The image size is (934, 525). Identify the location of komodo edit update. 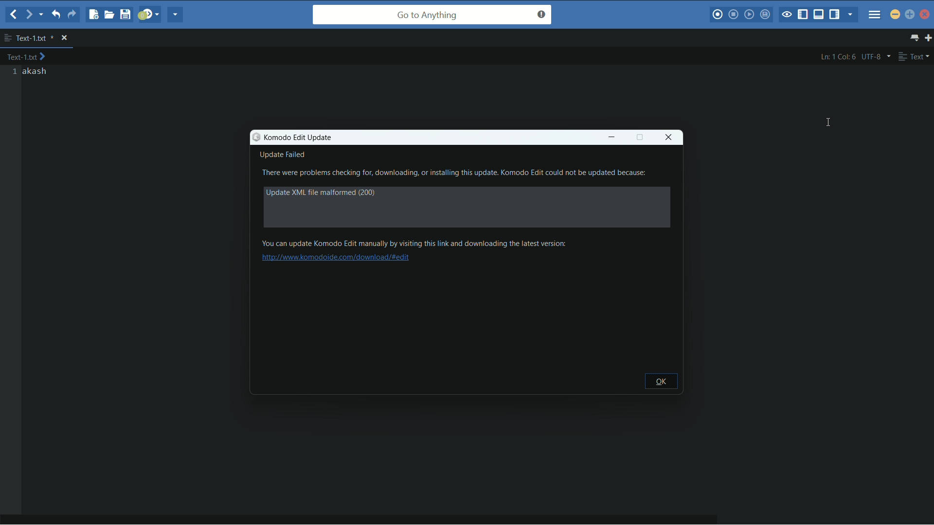
(300, 137).